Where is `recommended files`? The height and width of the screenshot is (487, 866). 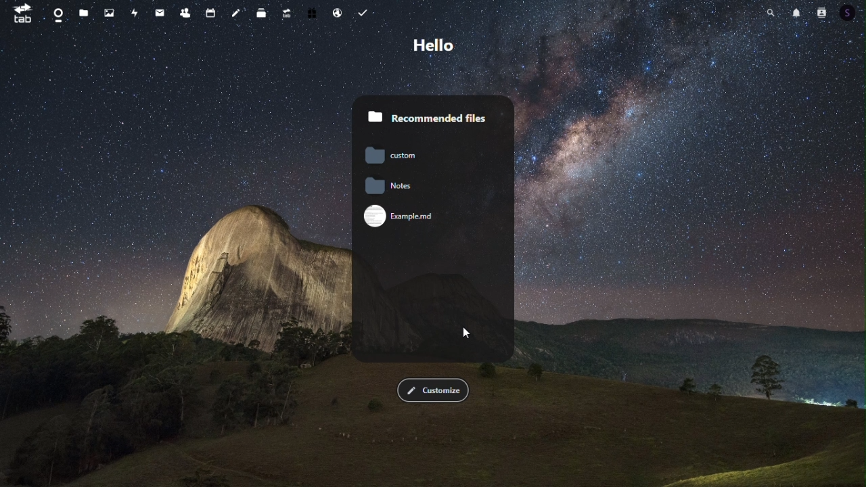 recommended files is located at coordinates (434, 110).